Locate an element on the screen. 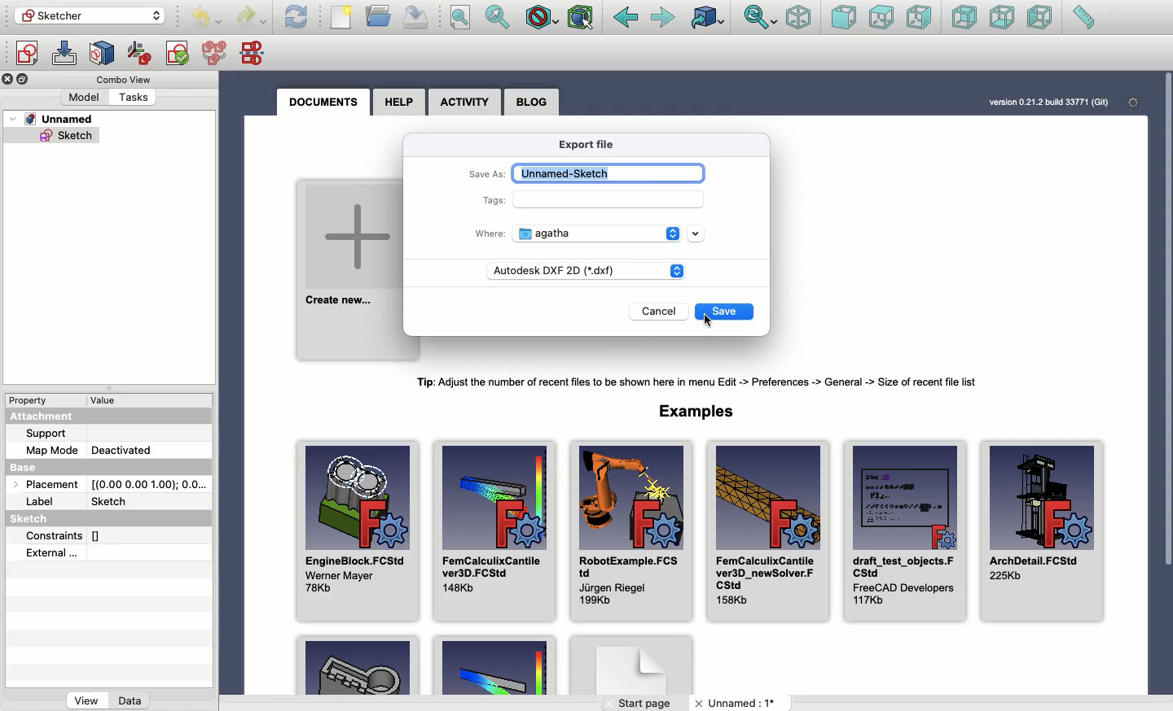 This screenshot has height=711, width=1173. Sync view is located at coordinates (759, 18).